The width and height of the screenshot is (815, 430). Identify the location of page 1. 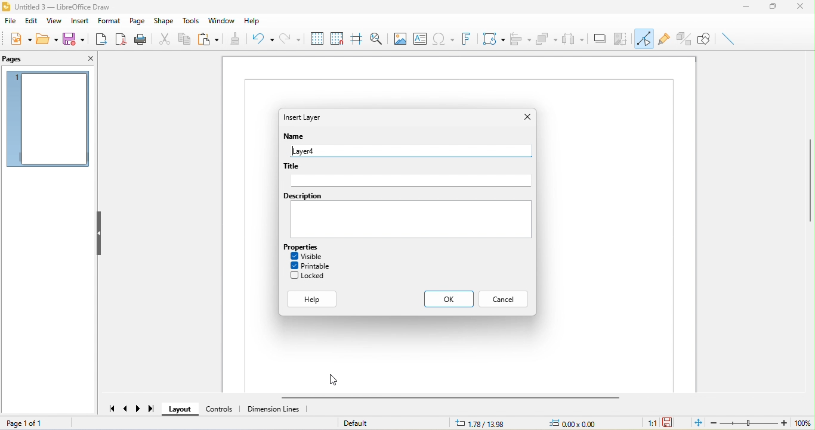
(51, 120).